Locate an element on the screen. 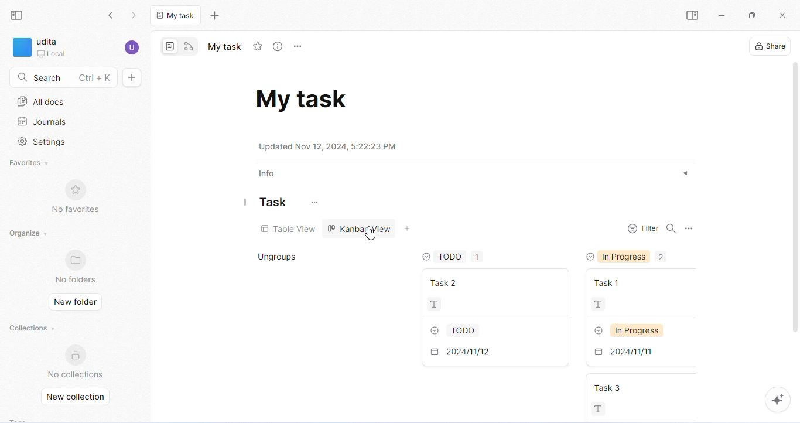 Image resolution: width=800 pixels, height=423 pixels. maximize is located at coordinates (753, 16).